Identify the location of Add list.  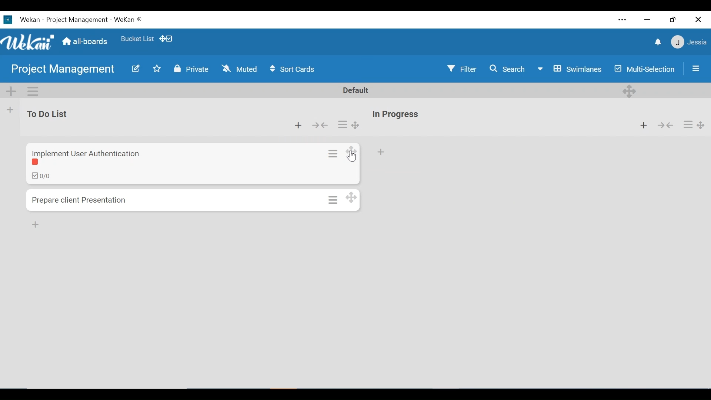
(10, 111).